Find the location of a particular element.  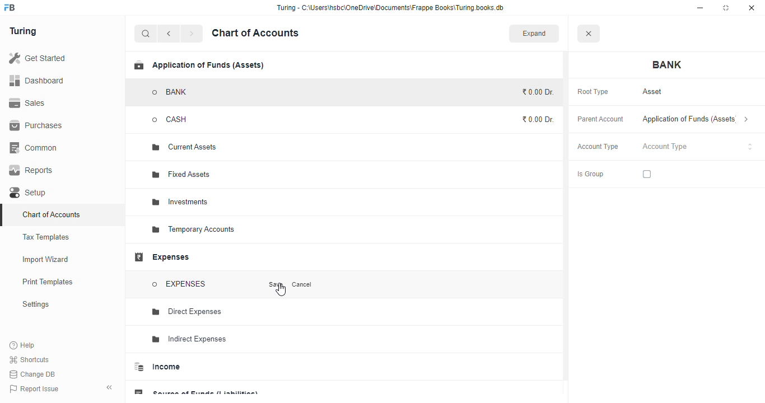

BANK  is located at coordinates (170, 92).